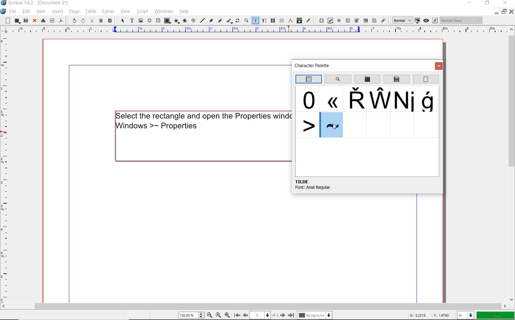  What do you see at coordinates (61, 20) in the screenshot?
I see `save as pdf` at bounding box center [61, 20].